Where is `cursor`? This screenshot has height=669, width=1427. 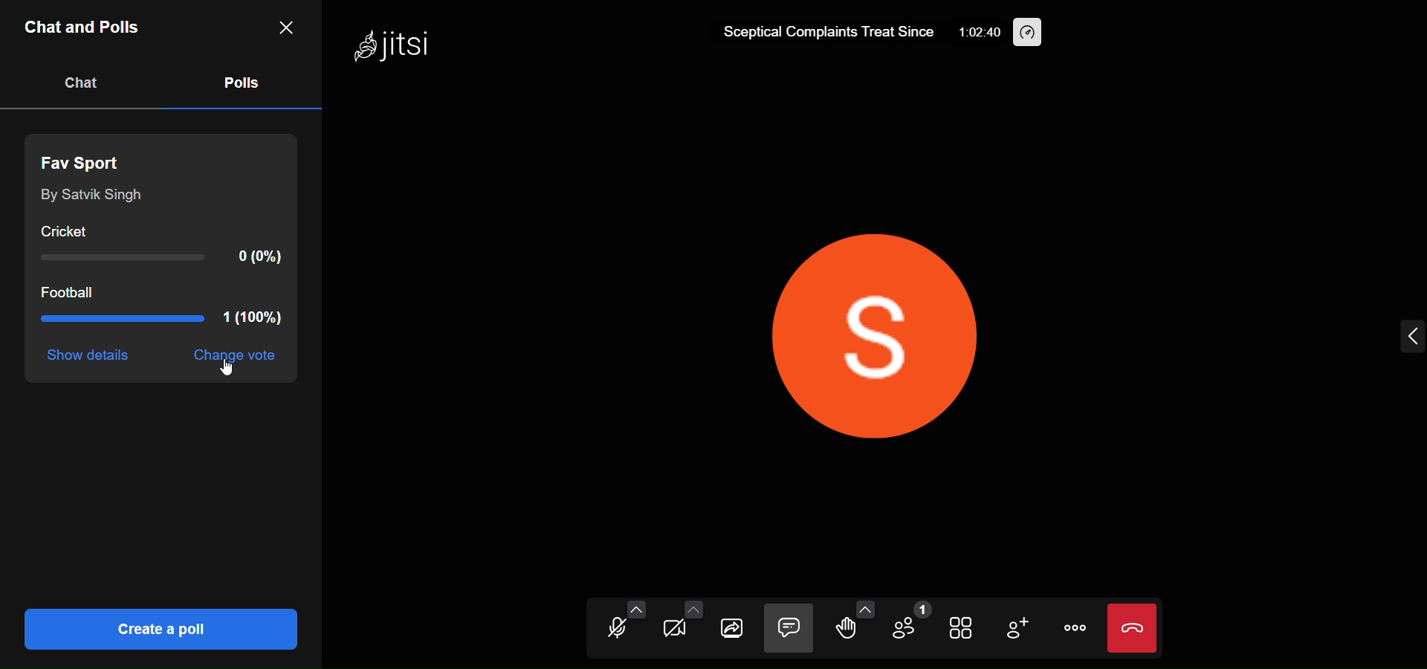
cursor is located at coordinates (231, 375).